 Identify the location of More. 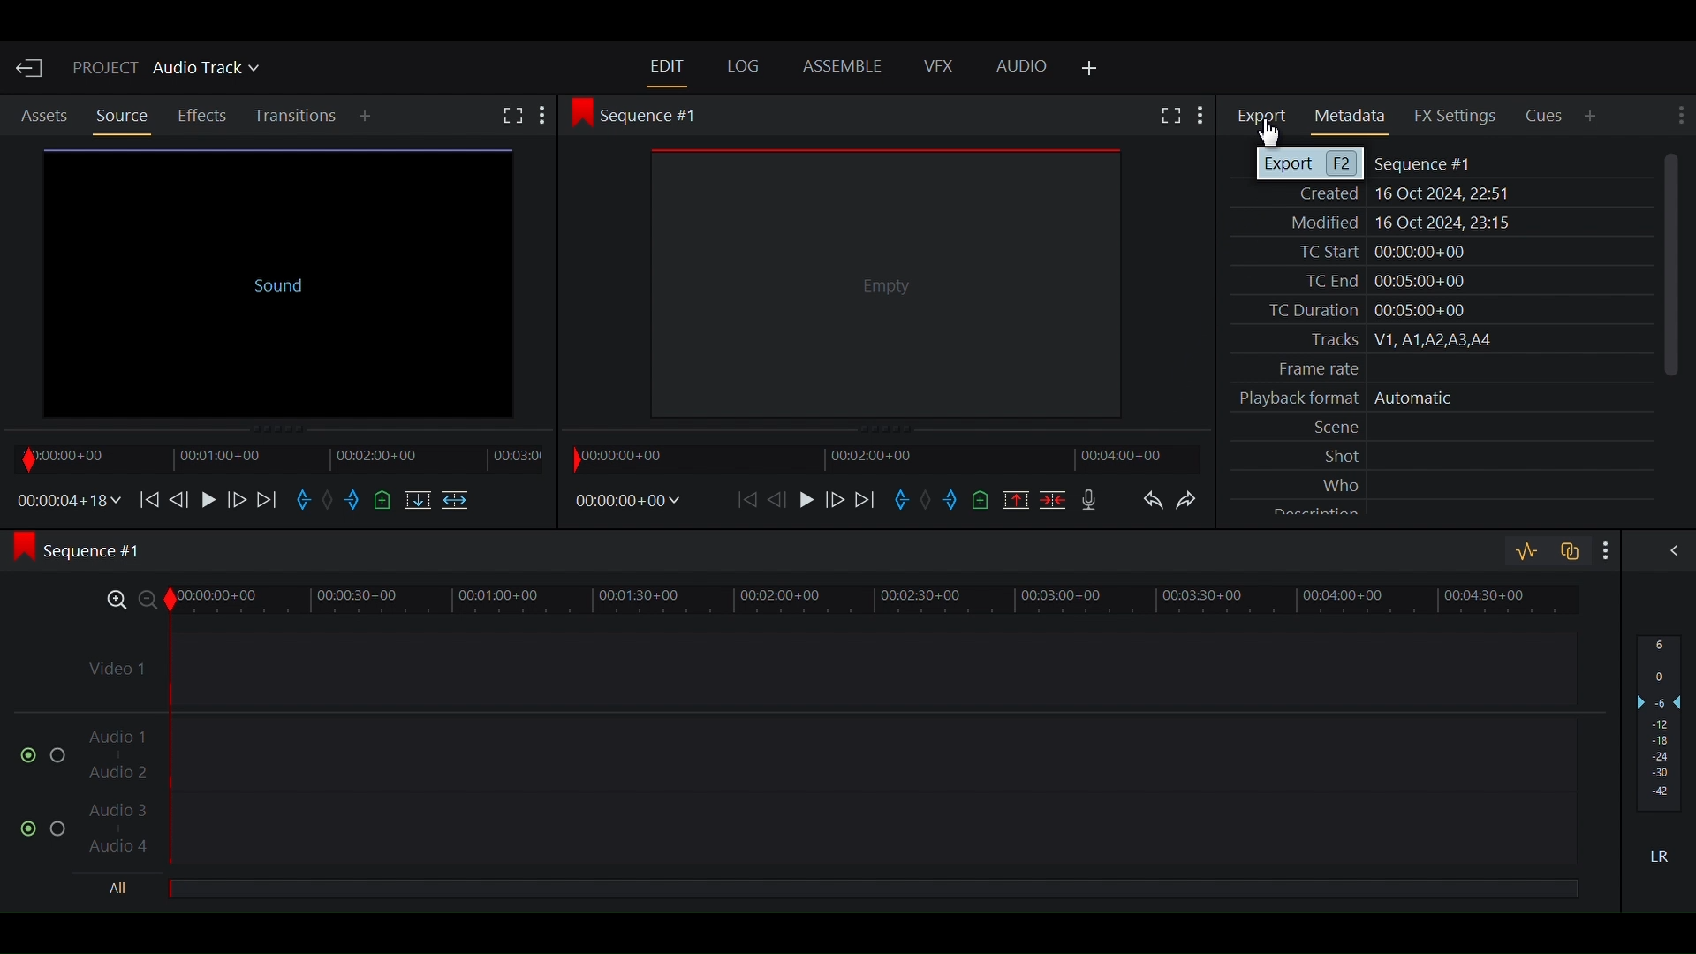
(549, 116).